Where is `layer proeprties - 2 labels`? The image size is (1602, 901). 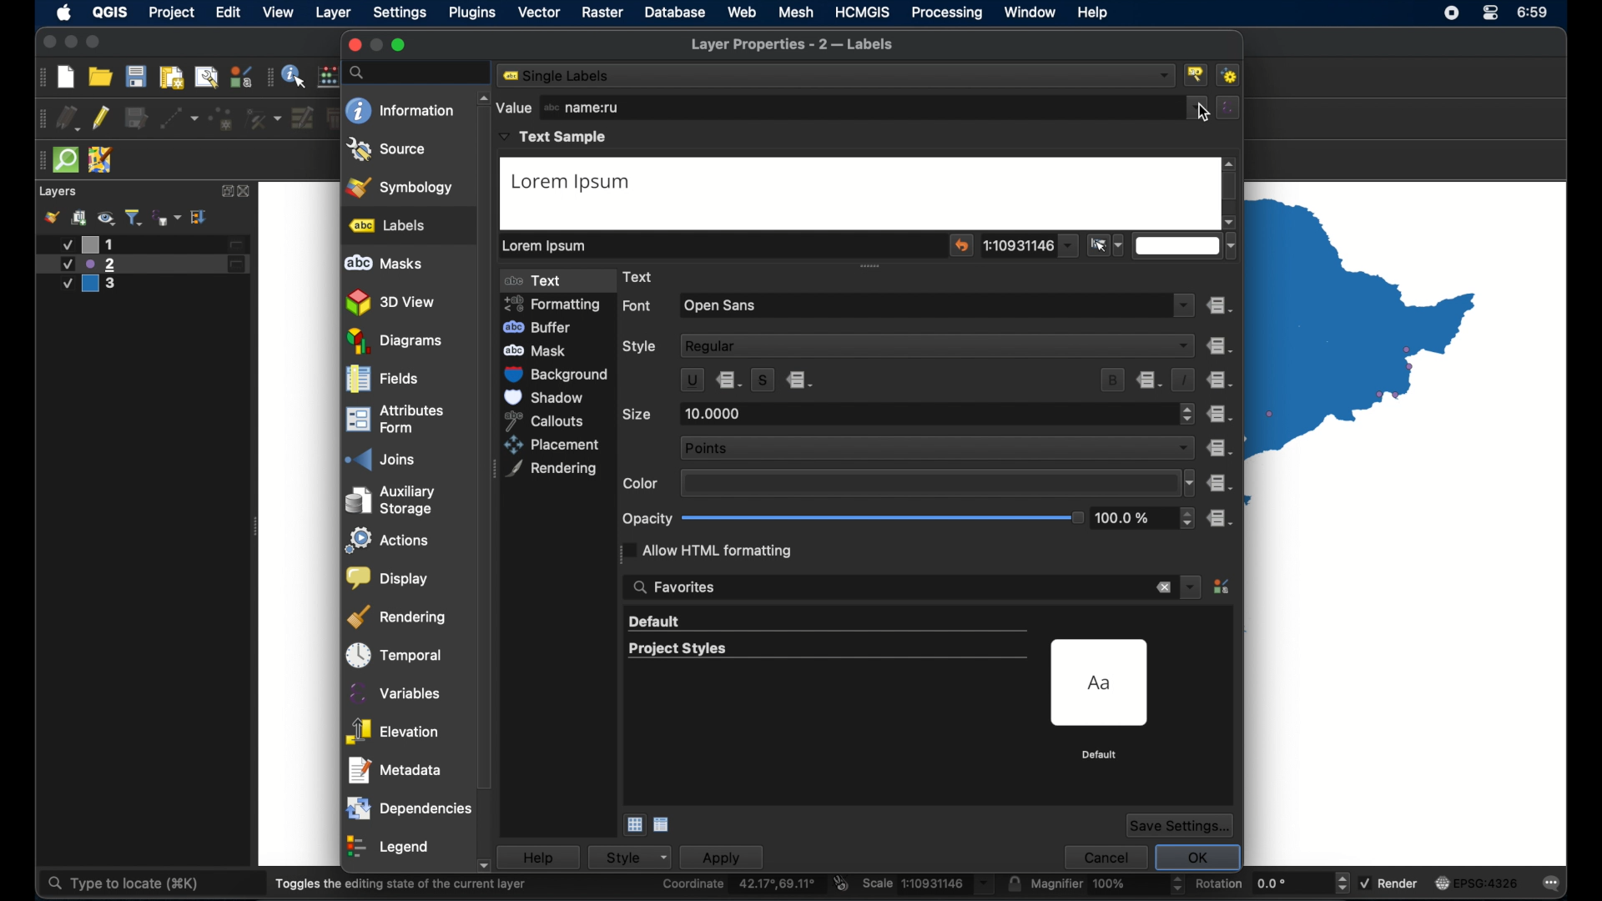 layer proeprties - 2 labels is located at coordinates (793, 45).